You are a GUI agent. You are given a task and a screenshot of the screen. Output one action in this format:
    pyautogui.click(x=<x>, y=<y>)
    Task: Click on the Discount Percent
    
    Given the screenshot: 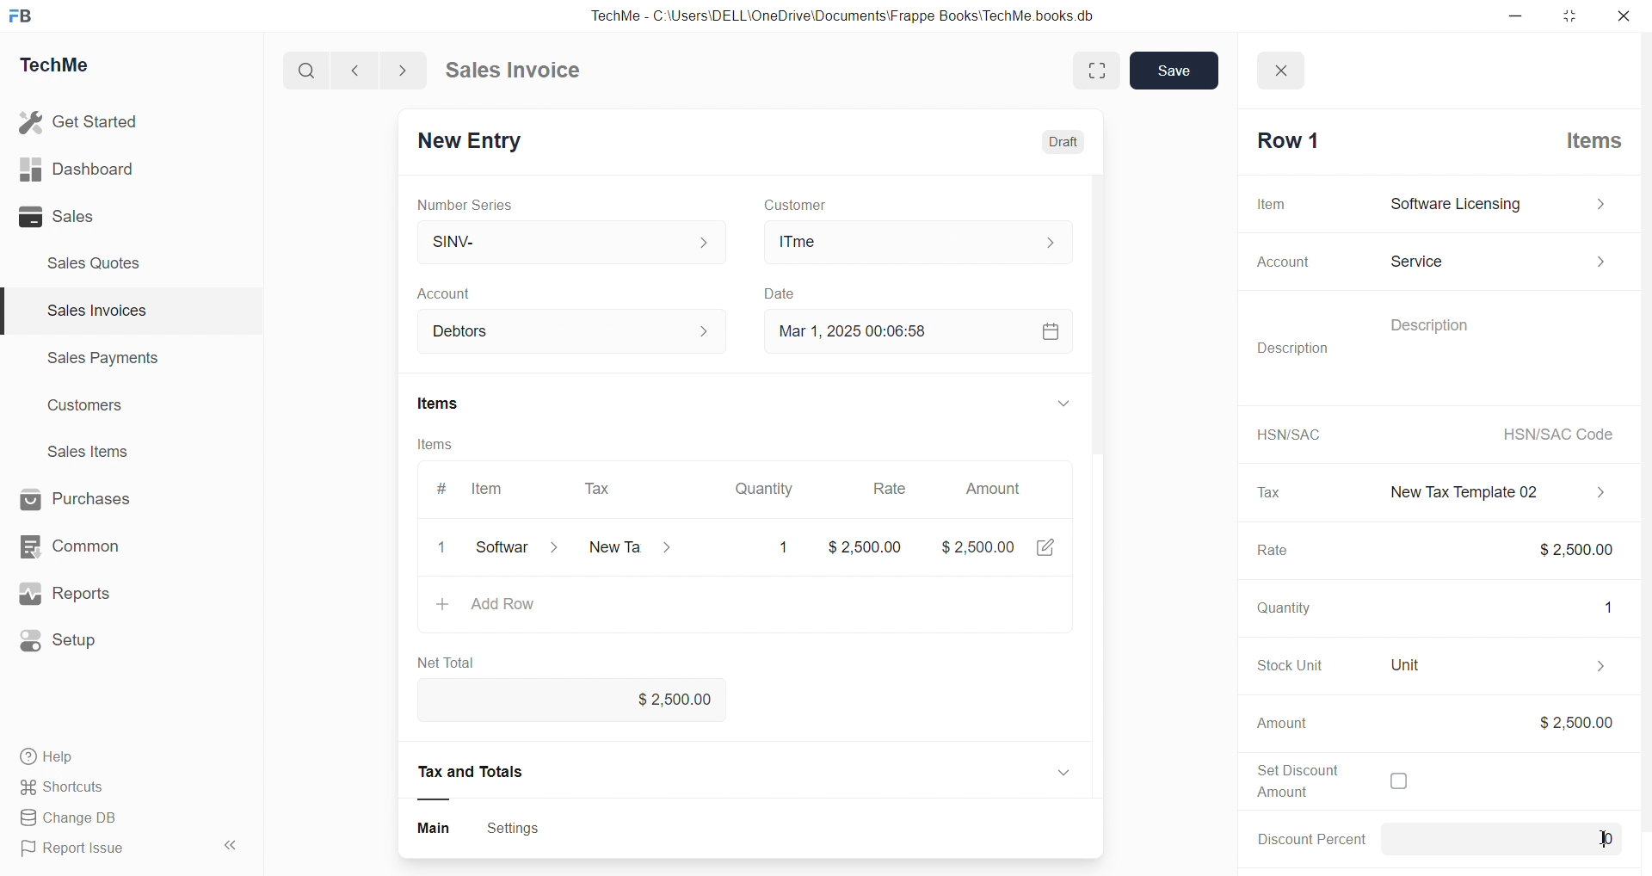 What is the action you would take?
    pyautogui.click(x=1306, y=838)
    